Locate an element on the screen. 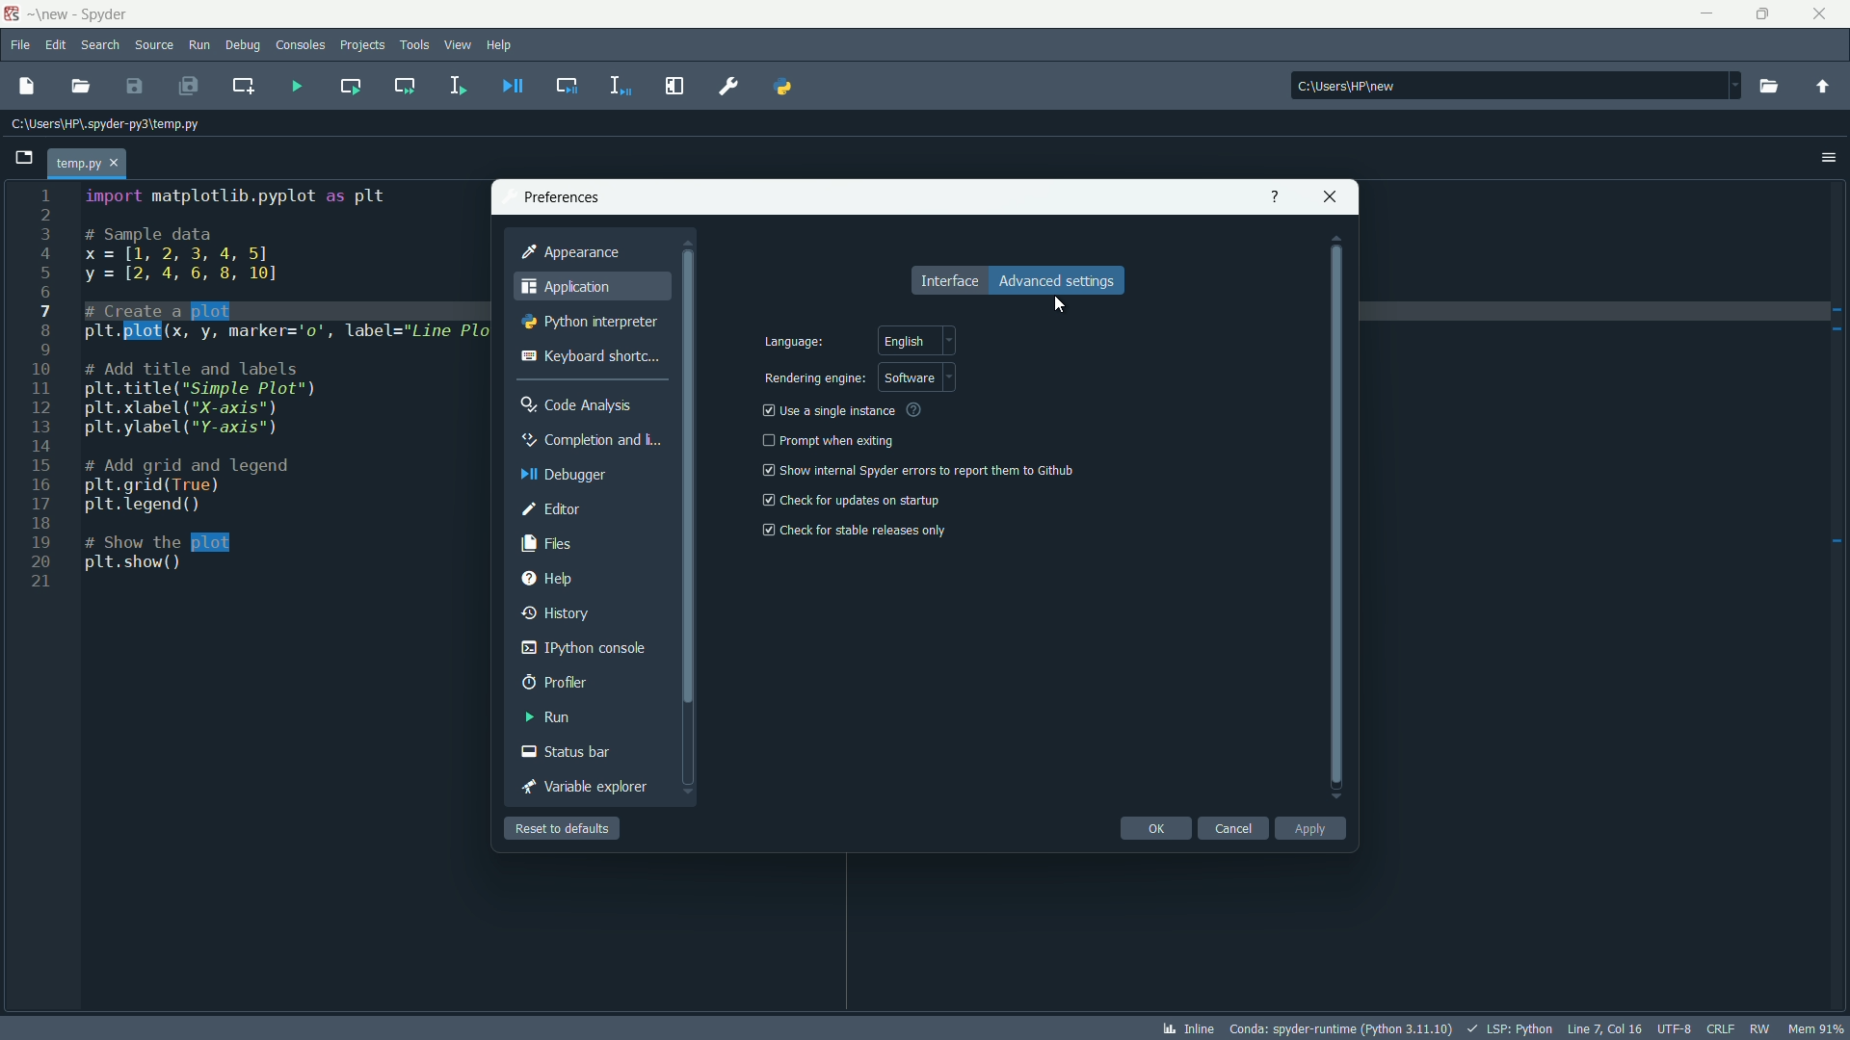 The image size is (1850, 1040). maximize current pane is located at coordinates (677, 86).